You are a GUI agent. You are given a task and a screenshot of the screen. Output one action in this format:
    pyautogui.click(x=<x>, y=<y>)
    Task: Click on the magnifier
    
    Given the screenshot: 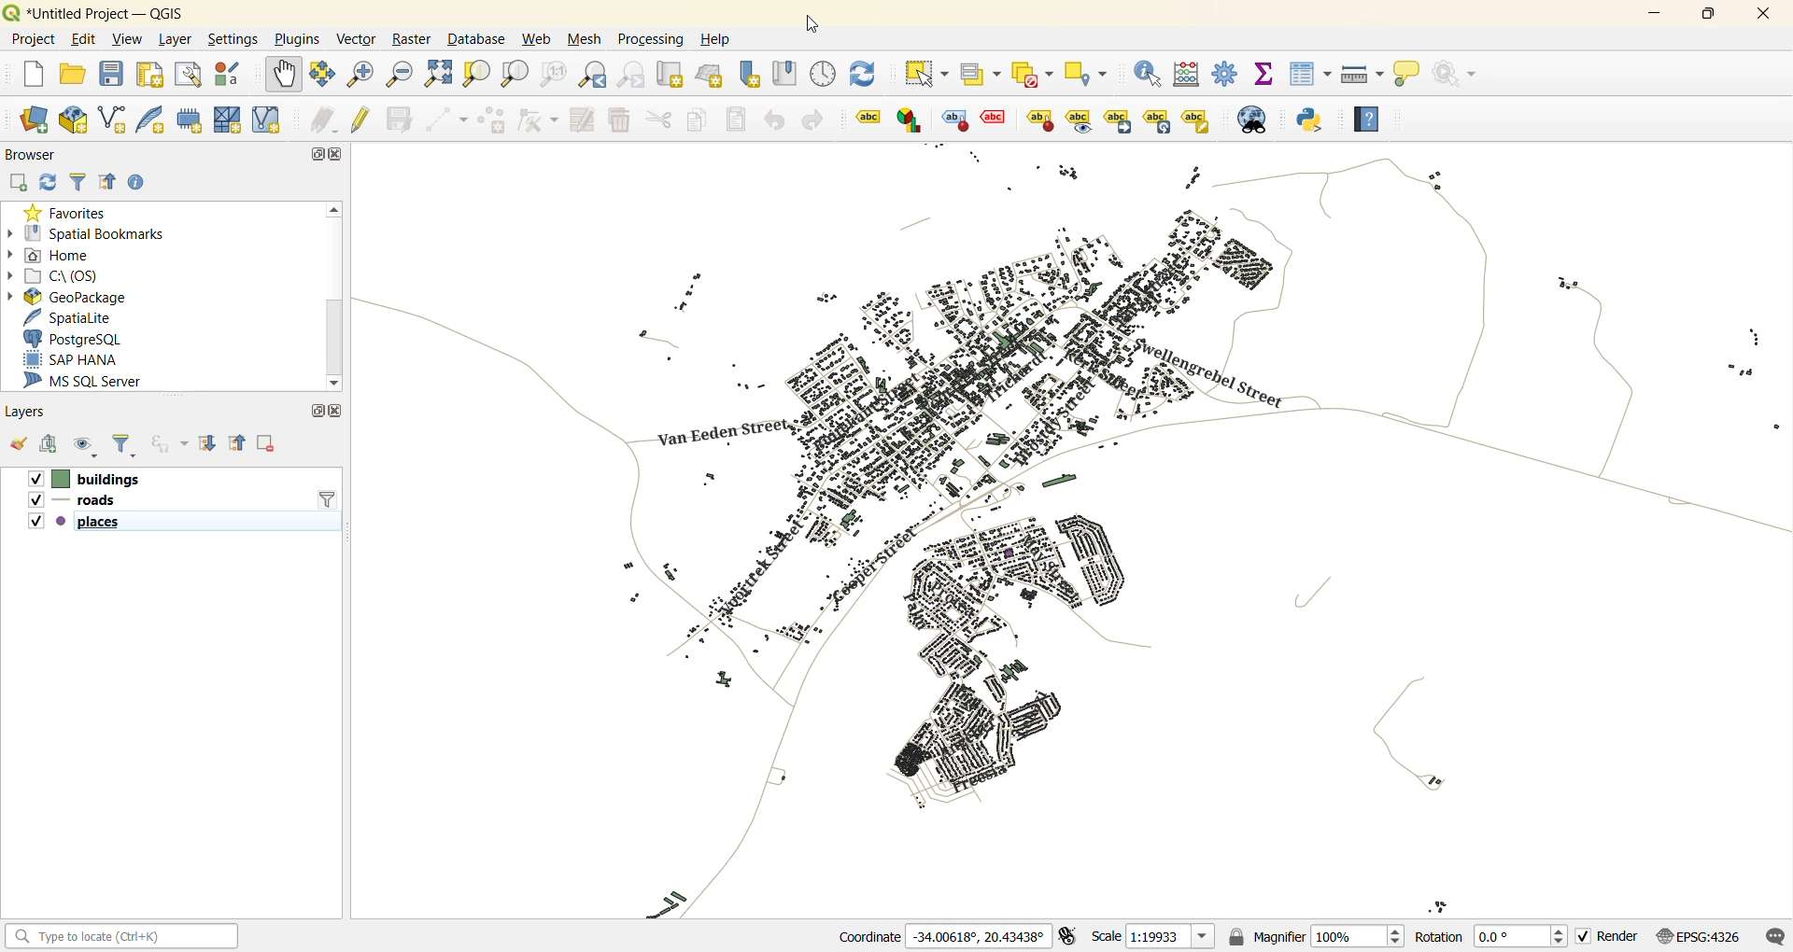 What is the action you would take?
    pyautogui.click(x=1316, y=934)
    